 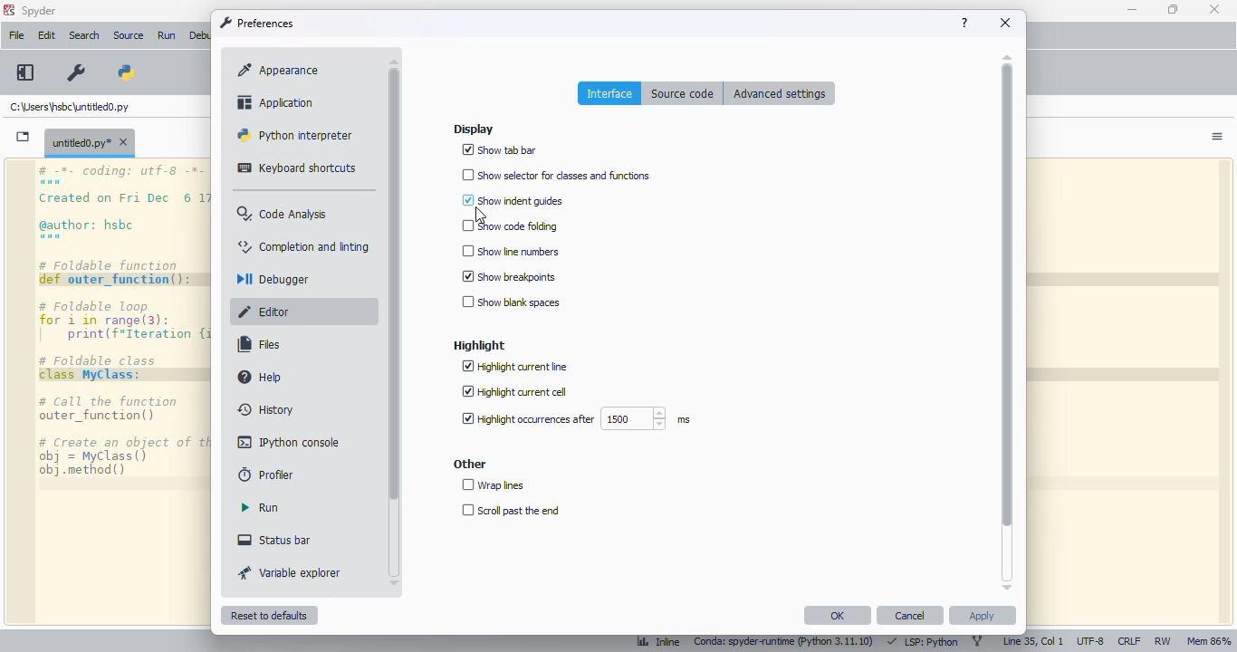 I want to click on history, so click(x=266, y=409).